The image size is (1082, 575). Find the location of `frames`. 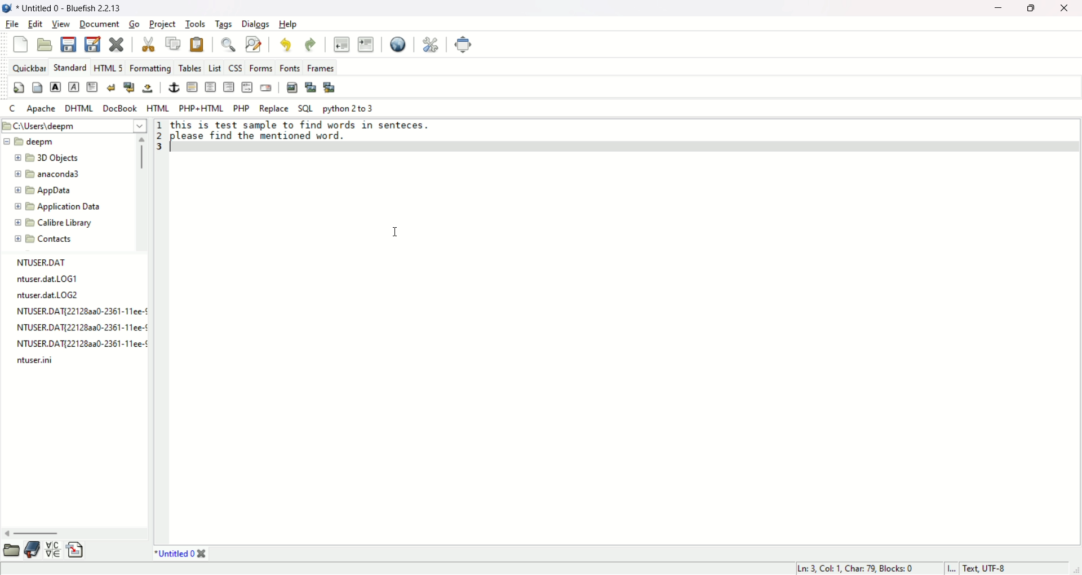

frames is located at coordinates (320, 67).